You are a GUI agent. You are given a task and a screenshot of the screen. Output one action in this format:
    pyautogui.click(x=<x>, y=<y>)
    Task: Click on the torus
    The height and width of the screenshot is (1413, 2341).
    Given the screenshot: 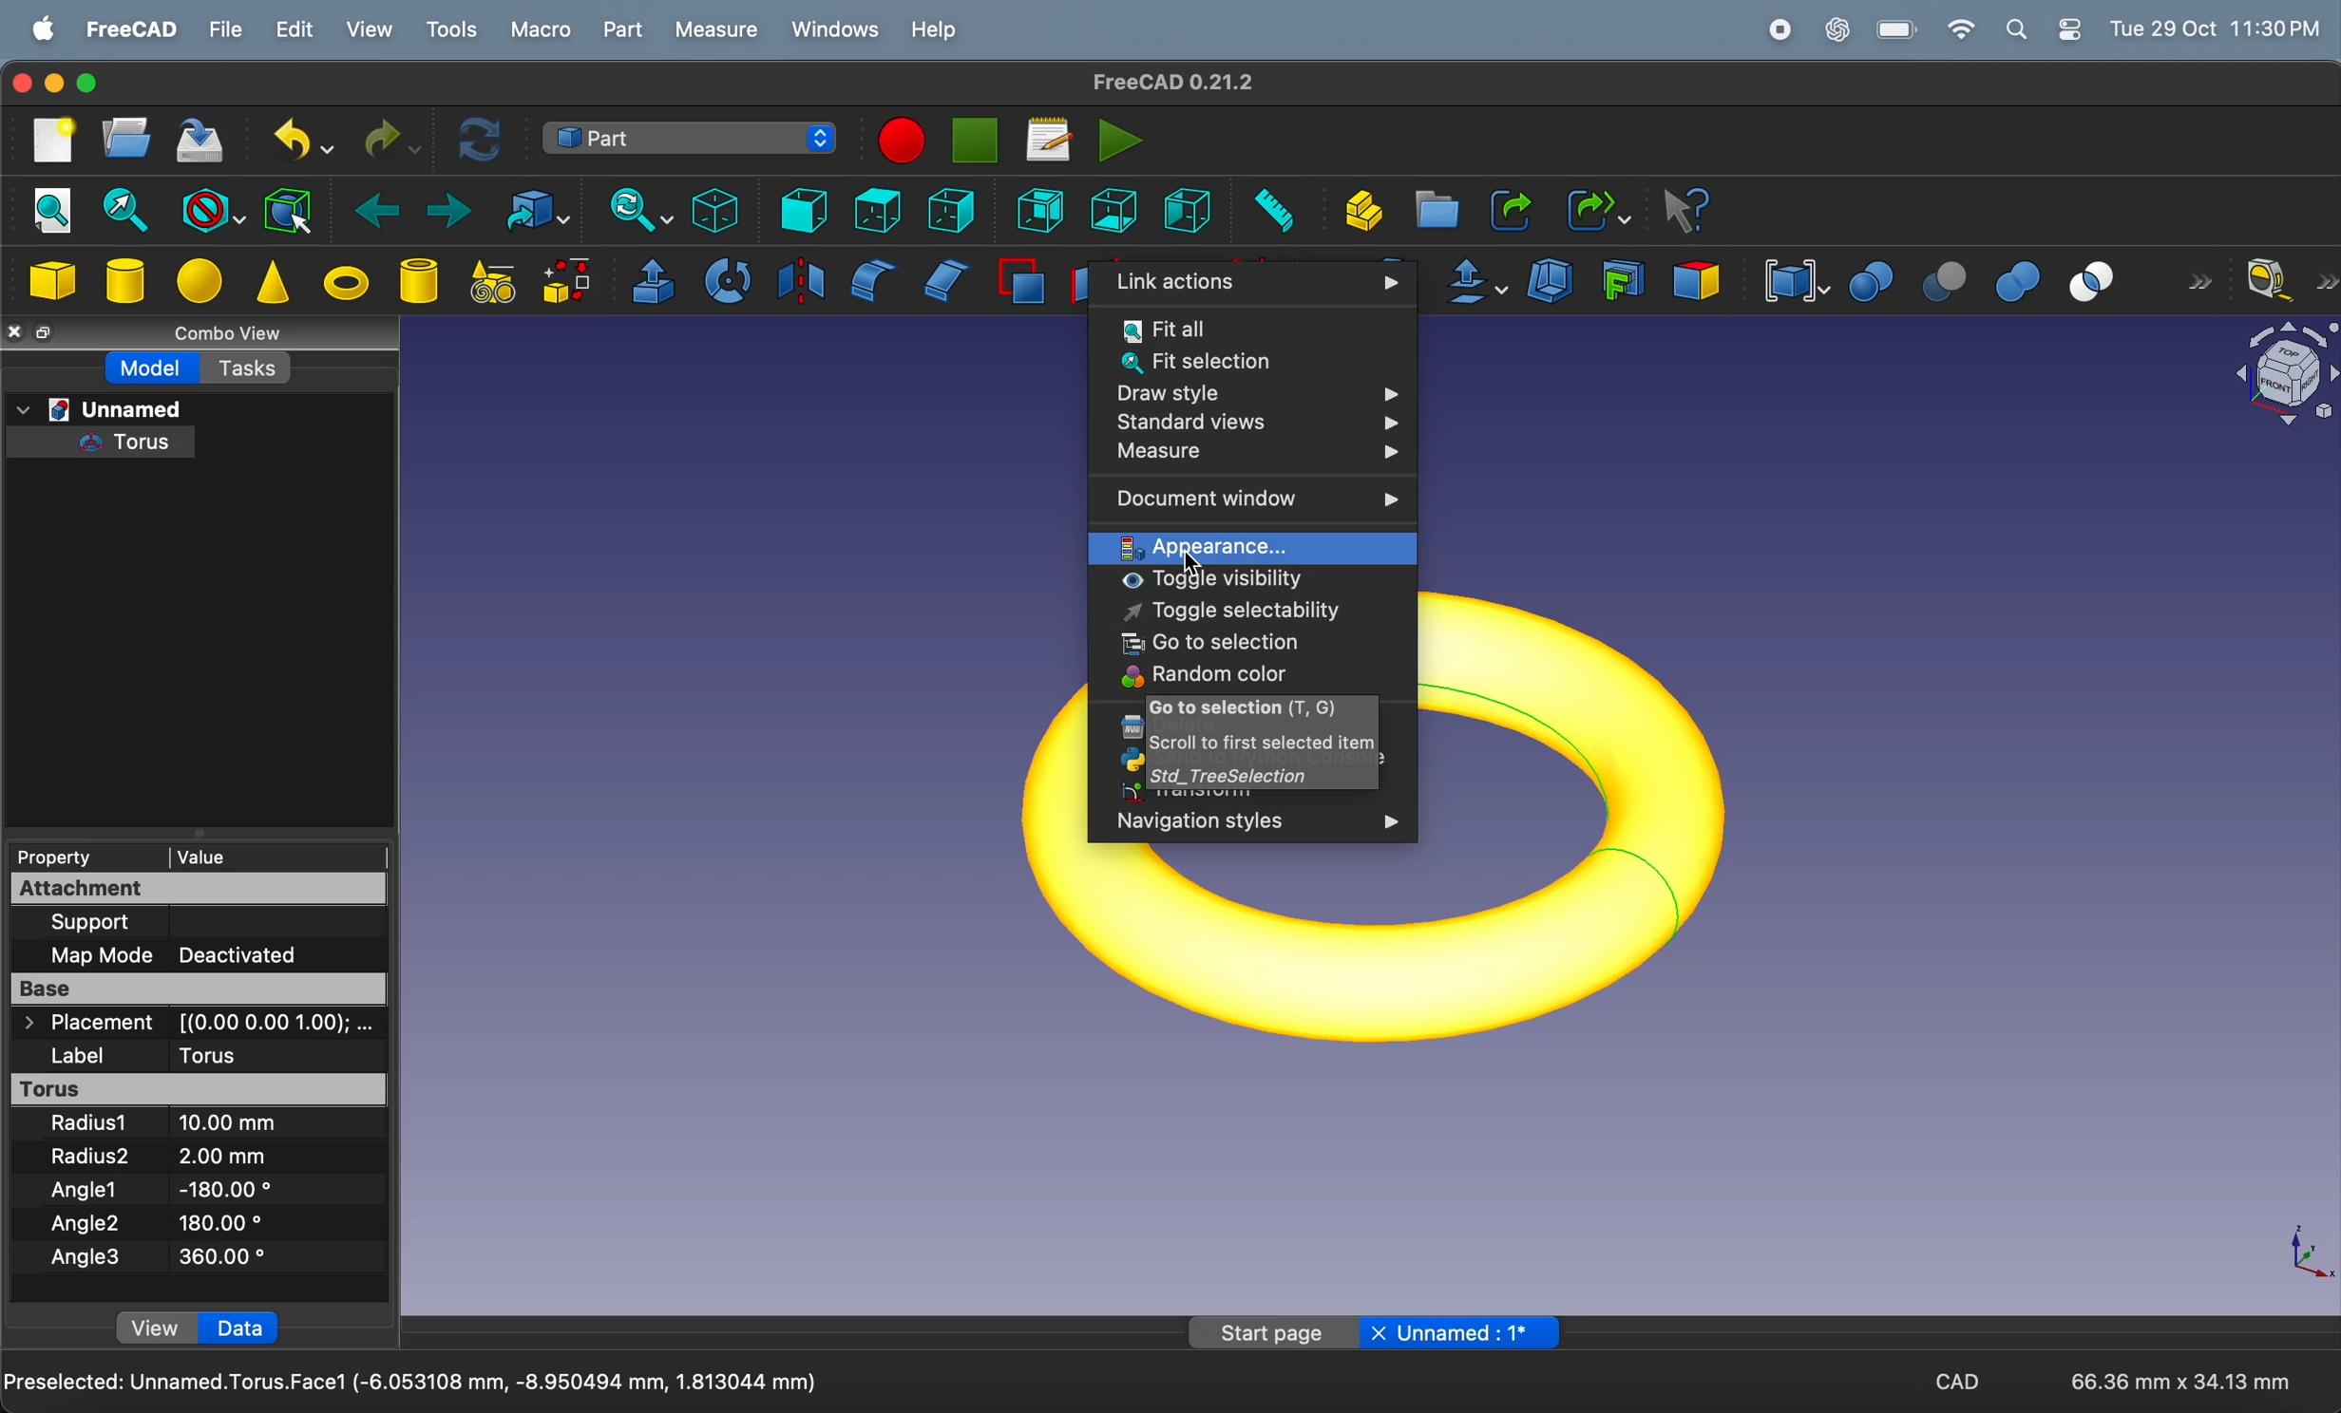 What is the action you would take?
    pyautogui.click(x=348, y=286)
    